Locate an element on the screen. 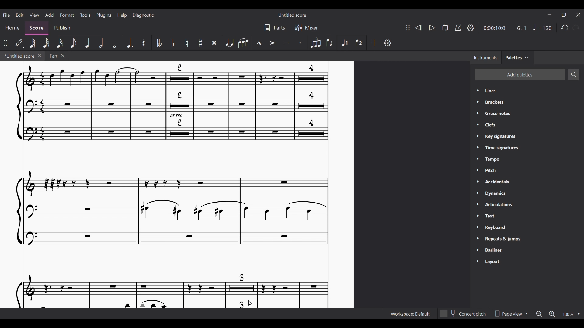 The width and height of the screenshot is (584, 328). Score name is located at coordinates (293, 15).